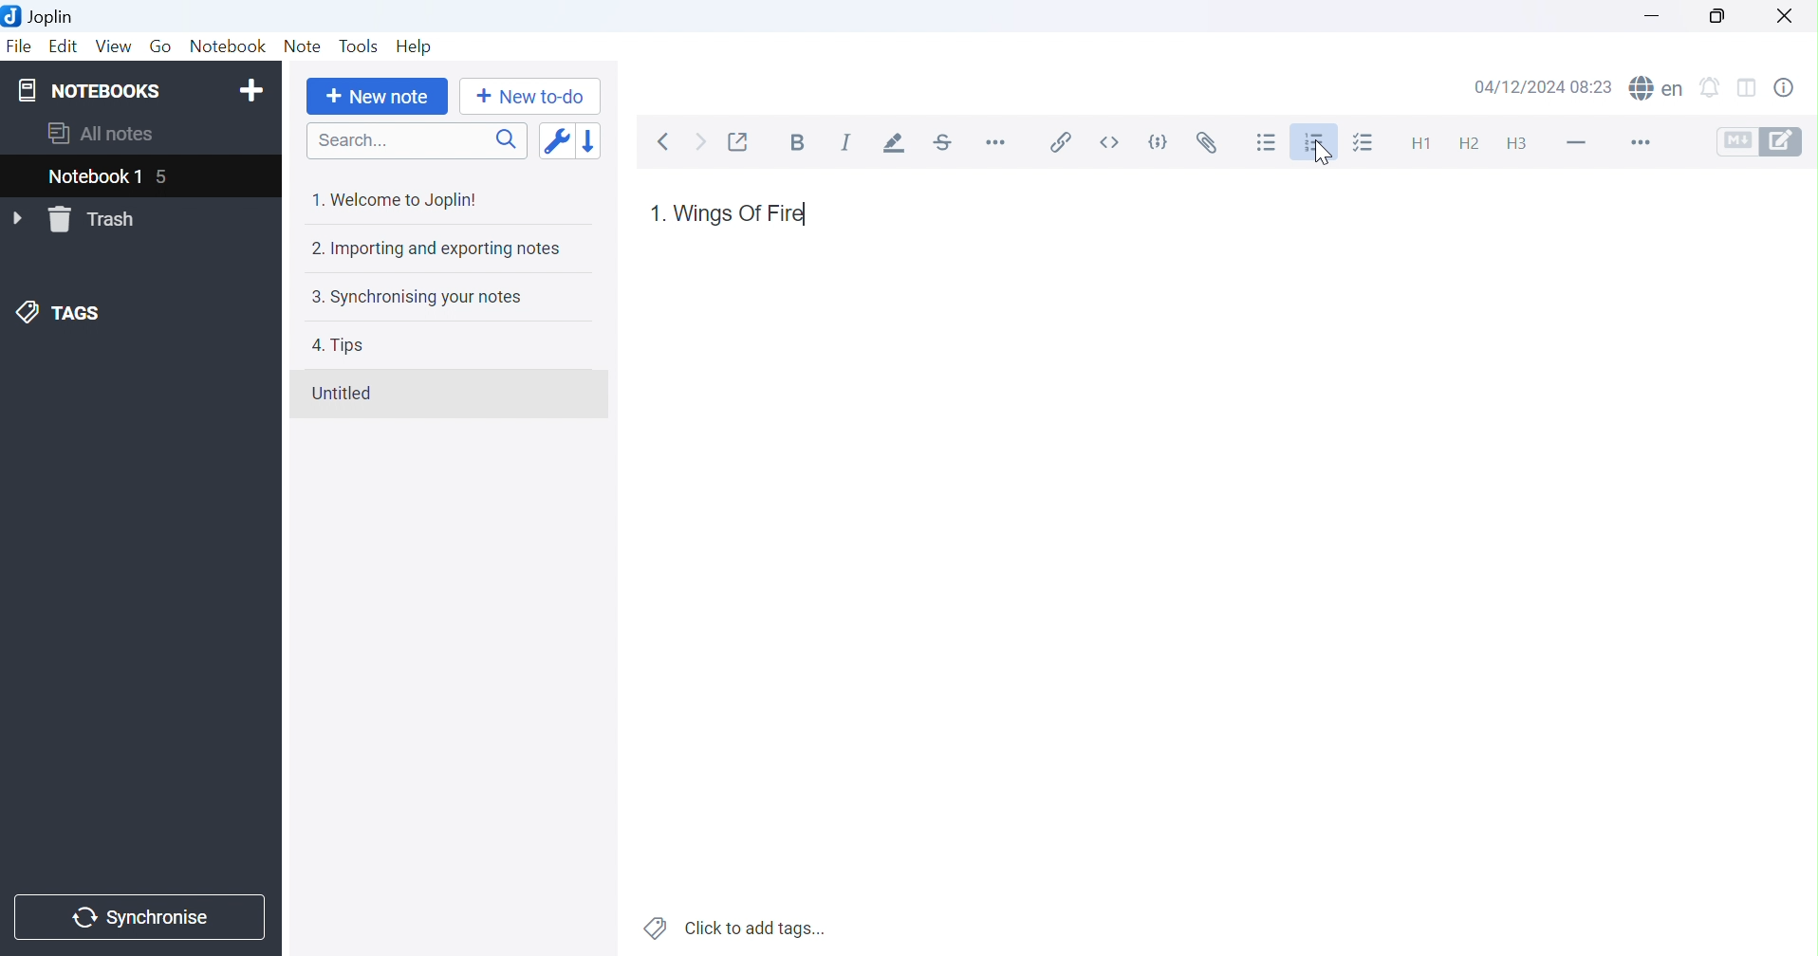 The width and height of the screenshot is (1818, 956). Describe the element at coordinates (42, 15) in the screenshot. I see `Joplin` at that location.